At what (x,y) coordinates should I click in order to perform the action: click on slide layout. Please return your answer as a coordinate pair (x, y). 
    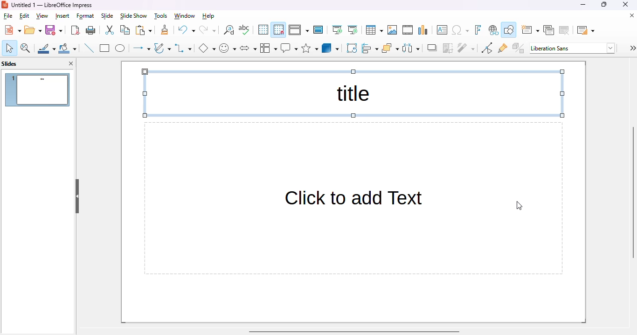
    Looking at the image, I should click on (586, 30).